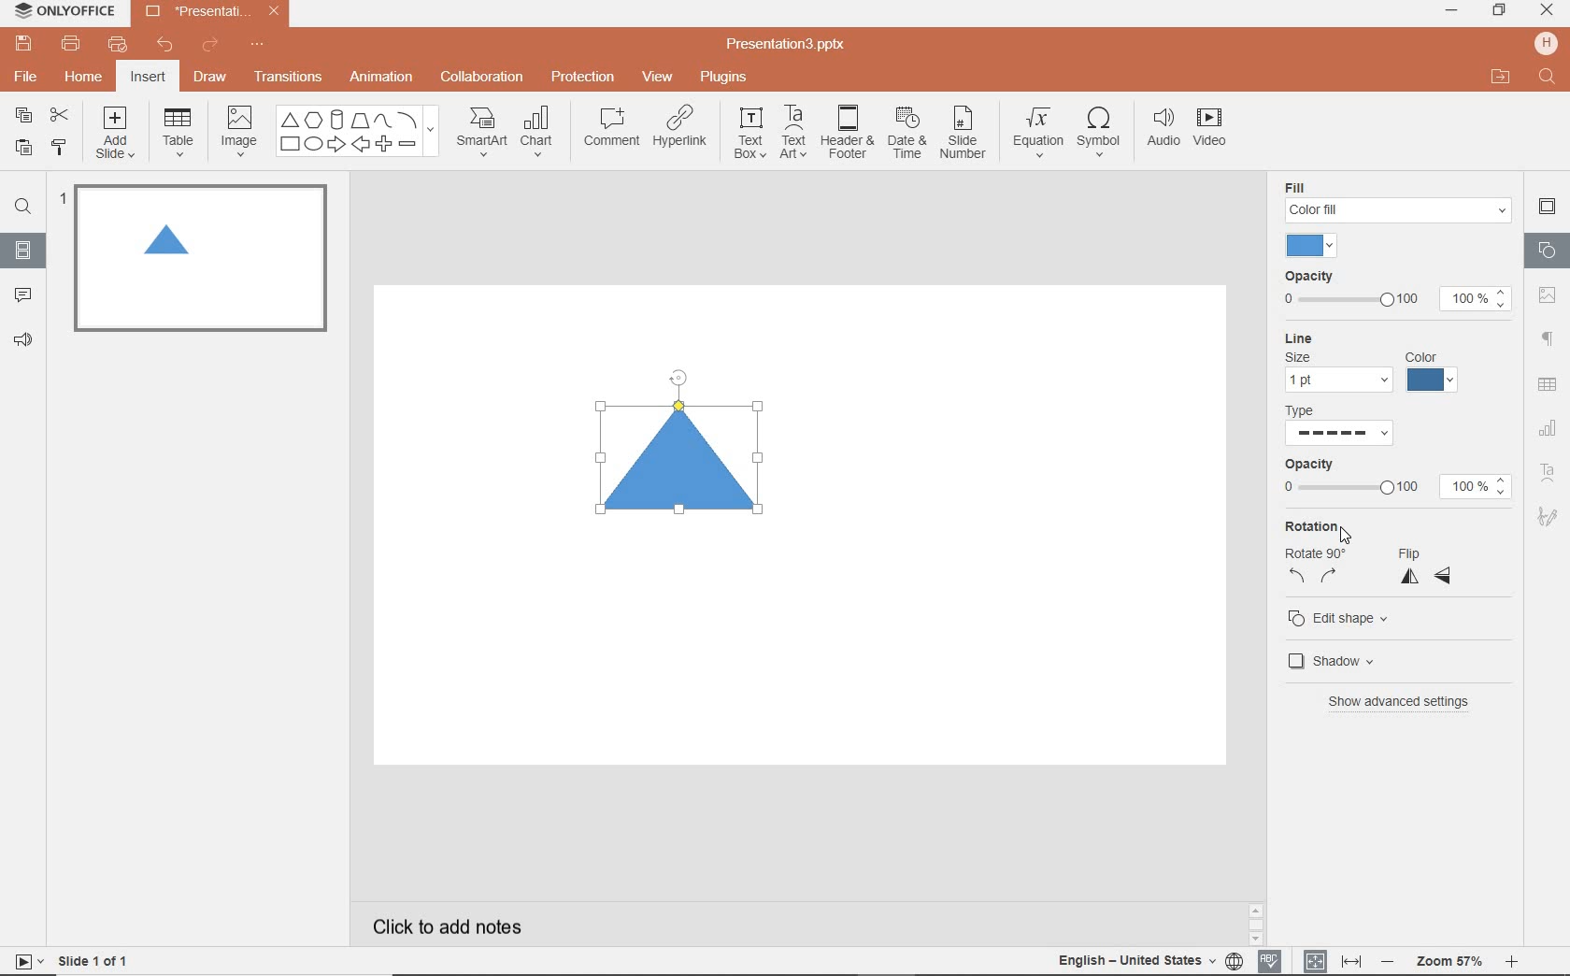 The image size is (1570, 976). What do you see at coordinates (1426, 567) in the screenshot?
I see `flip` at bounding box center [1426, 567].